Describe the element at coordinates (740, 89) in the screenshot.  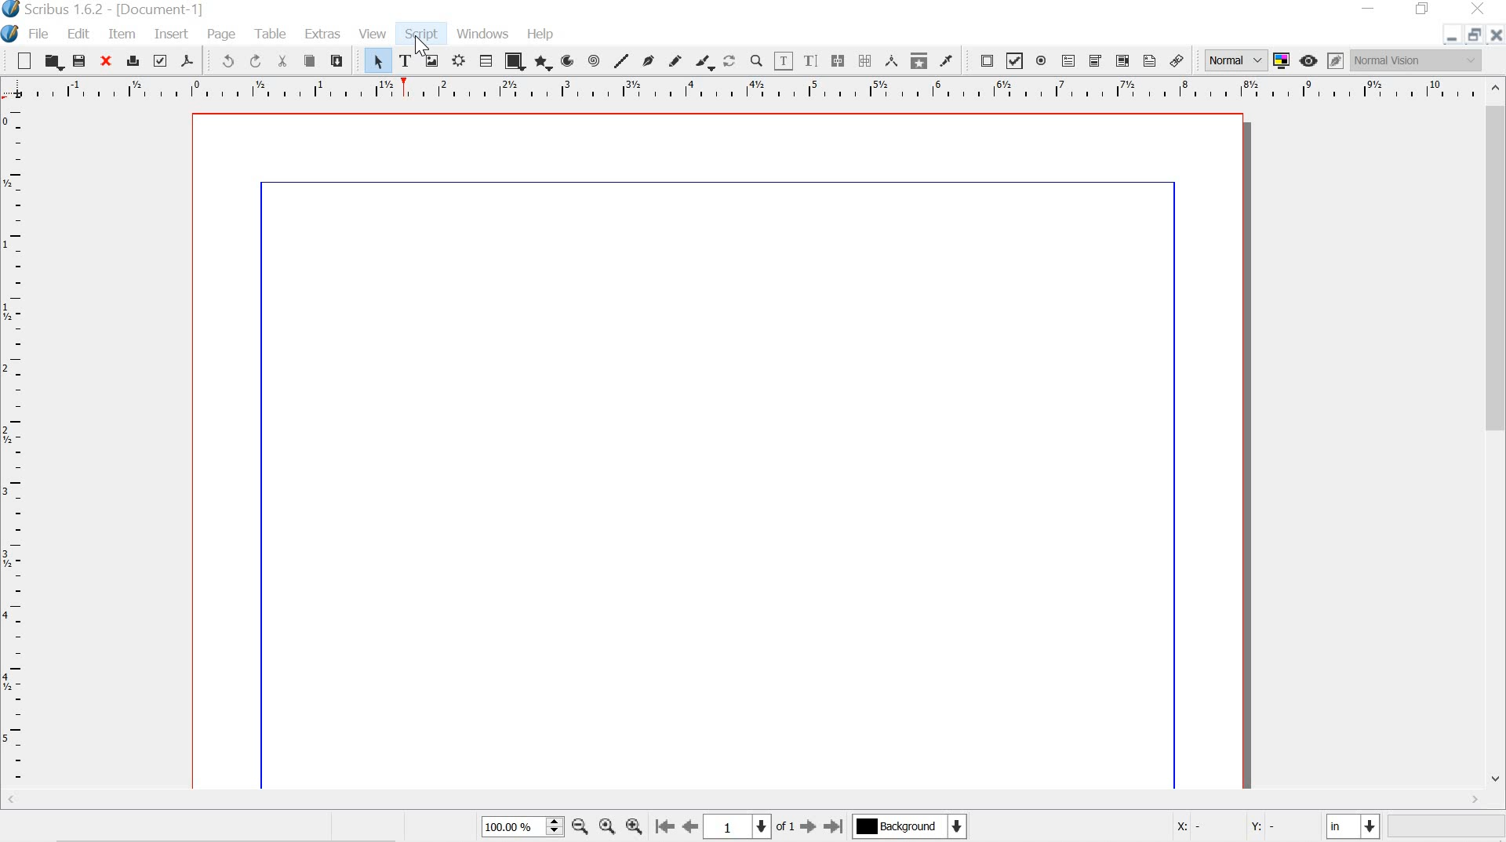
I see `ruler` at that location.